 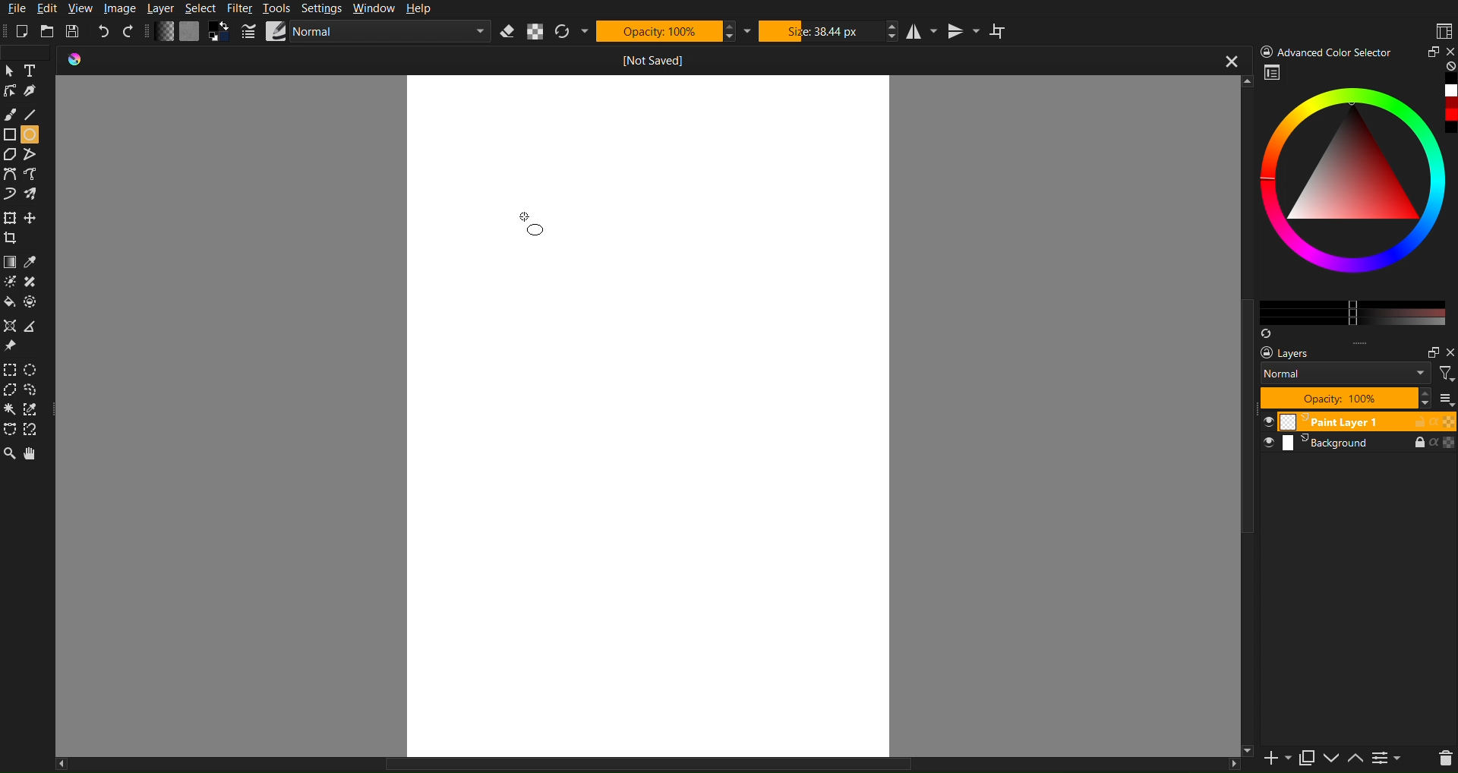 What do you see at coordinates (1356, 760) in the screenshot?
I see `up` at bounding box center [1356, 760].